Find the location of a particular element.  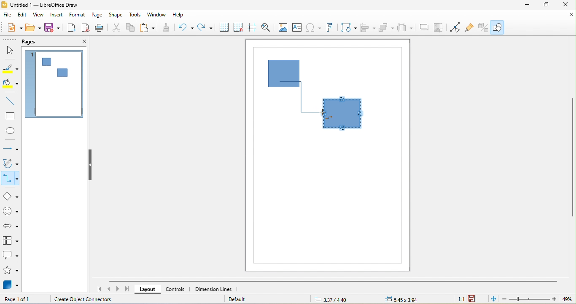

tools is located at coordinates (136, 15).